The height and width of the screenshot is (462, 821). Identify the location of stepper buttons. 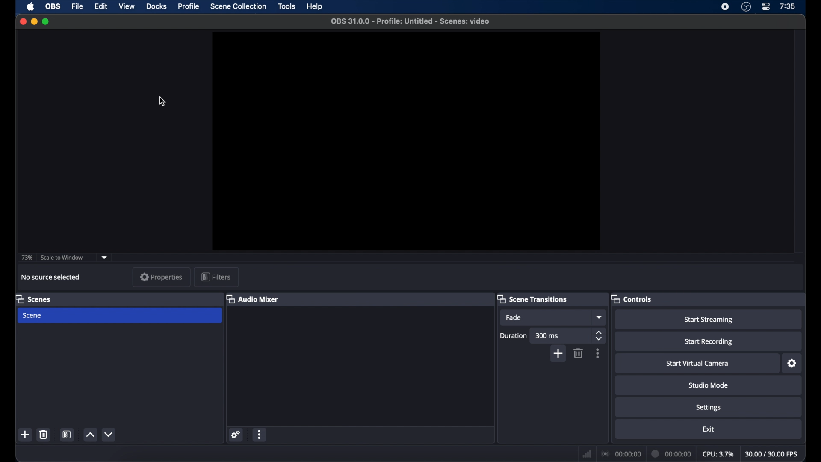
(600, 335).